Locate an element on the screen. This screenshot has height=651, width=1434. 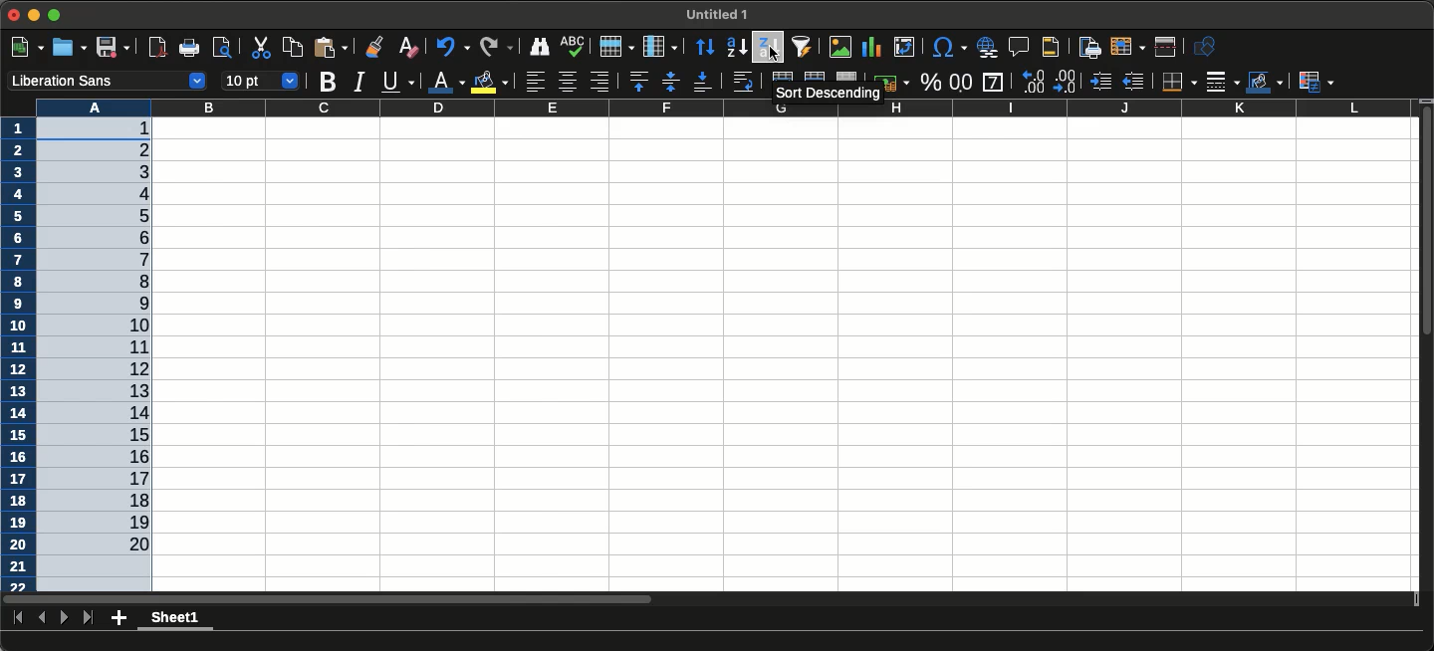
Align bottom is located at coordinates (700, 82).